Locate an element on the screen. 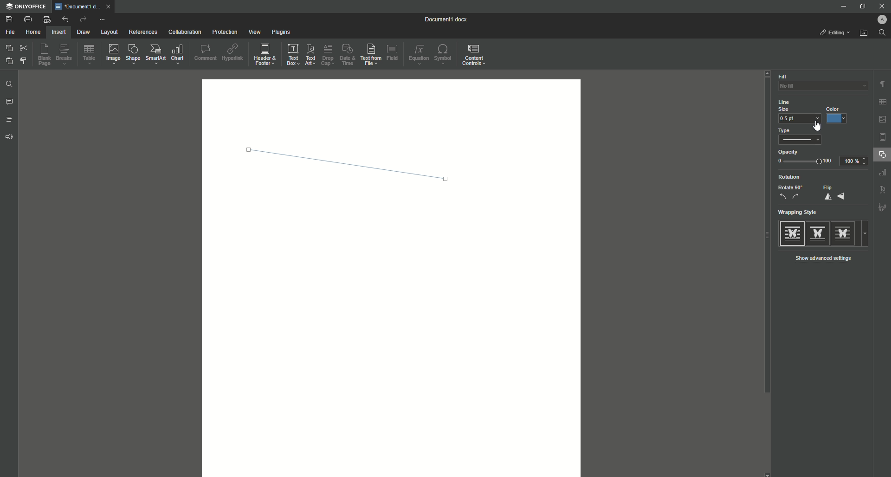  Chart is located at coordinates (181, 54).